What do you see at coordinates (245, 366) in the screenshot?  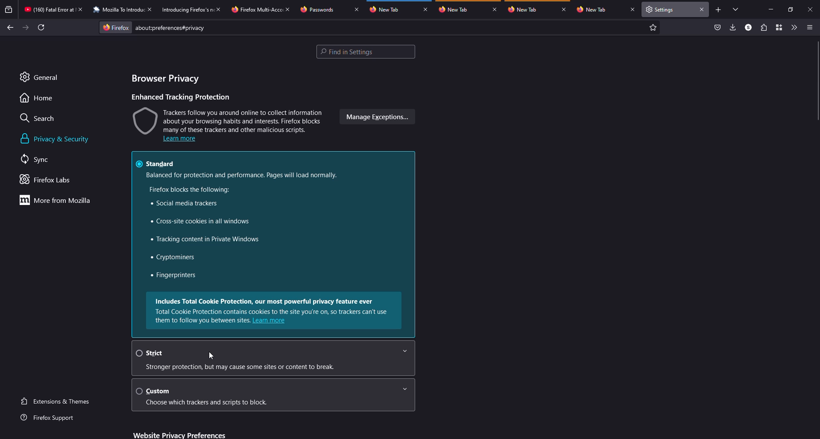 I see `info` at bounding box center [245, 366].